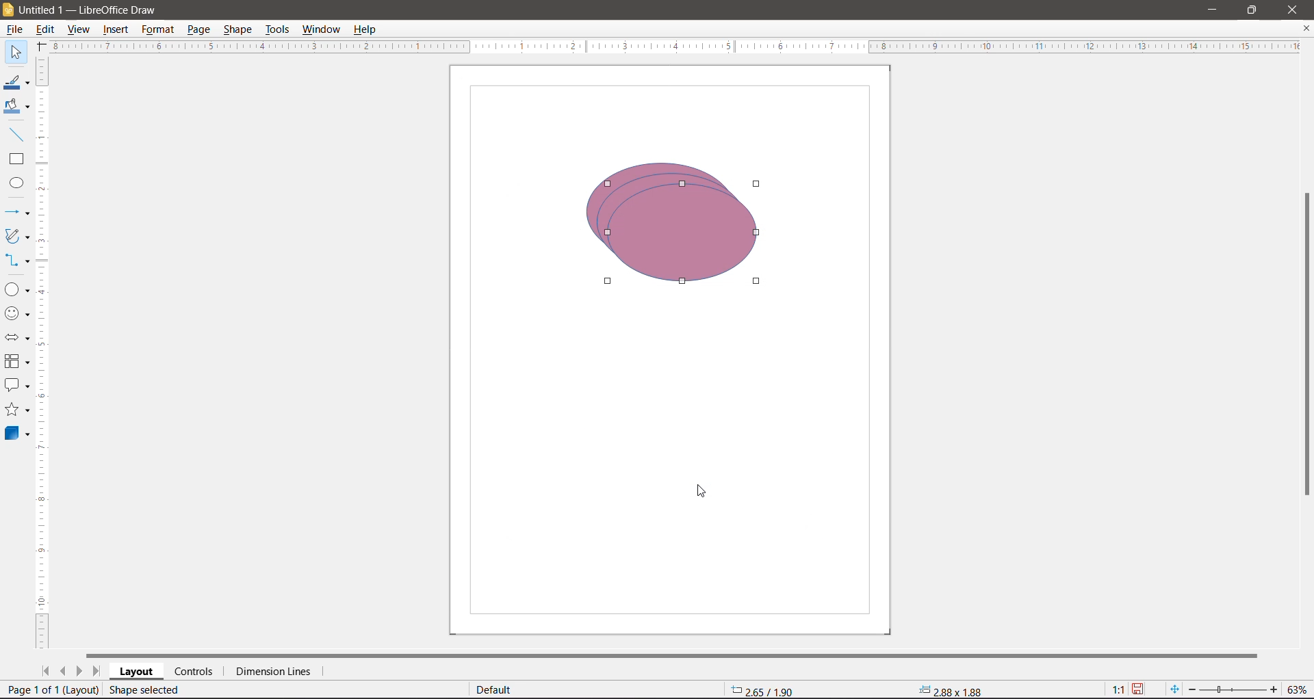 Image resolution: width=1314 pixels, height=699 pixels. What do you see at coordinates (17, 289) in the screenshot?
I see `Basic Shapes` at bounding box center [17, 289].